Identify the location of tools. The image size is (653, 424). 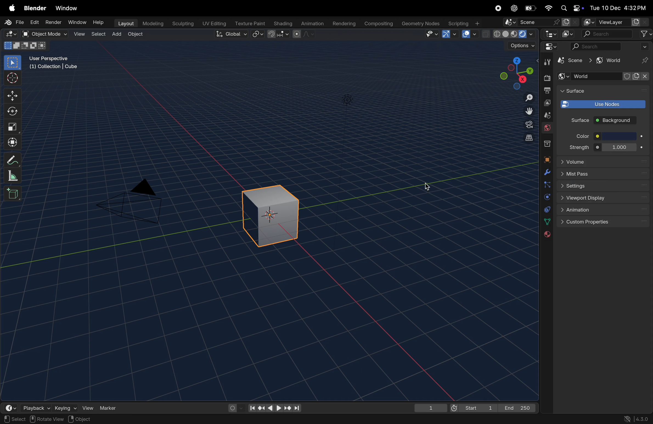
(545, 62).